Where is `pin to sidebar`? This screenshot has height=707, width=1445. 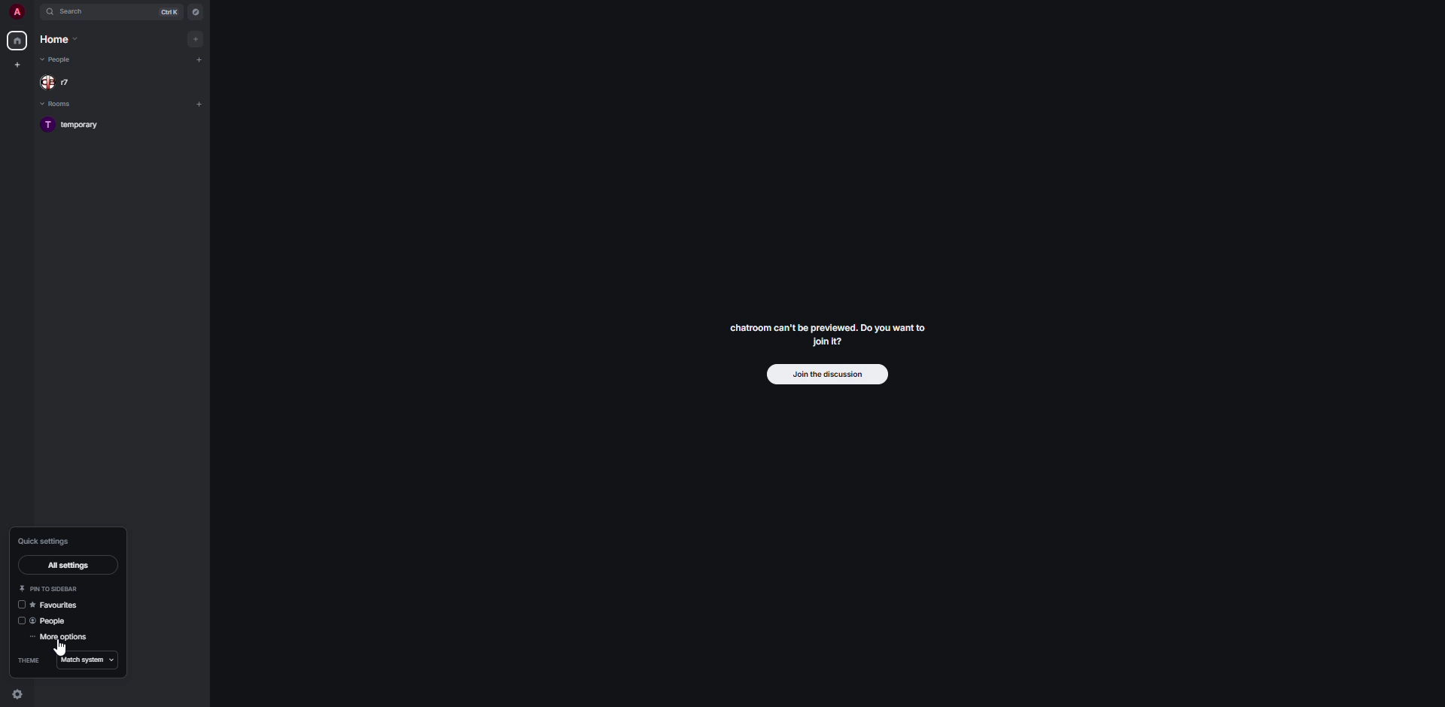
pin to sidebar is located at coordinates (51, 587).